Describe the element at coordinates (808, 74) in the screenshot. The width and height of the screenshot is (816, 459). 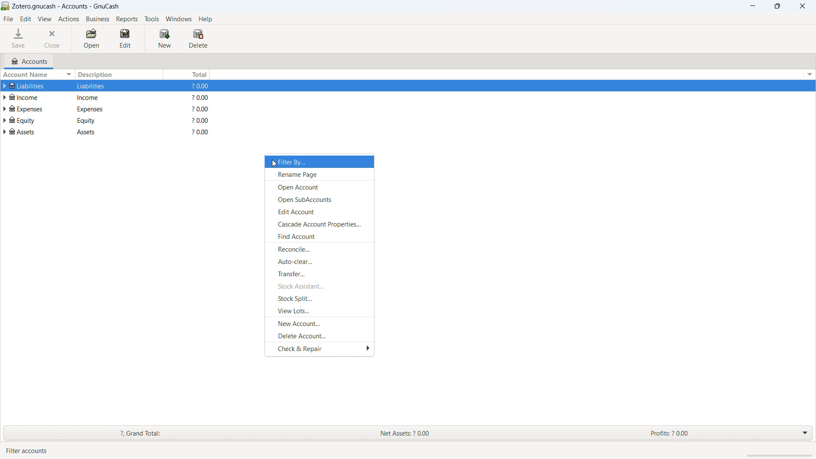
I see `options` at that location.